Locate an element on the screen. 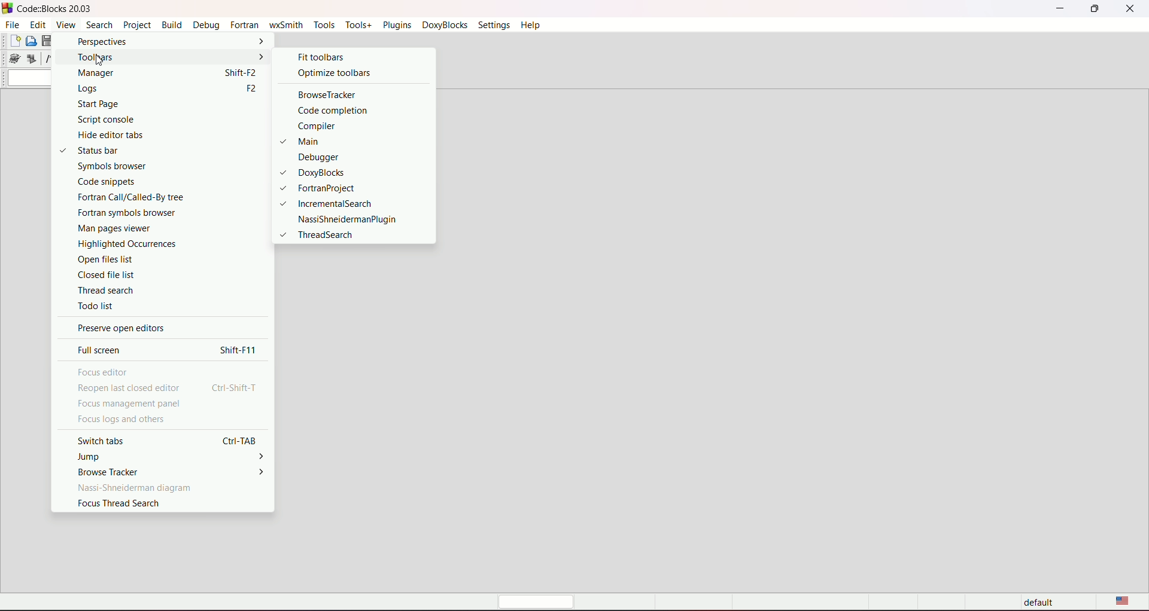  thread search is located at coordinates (159, 291).